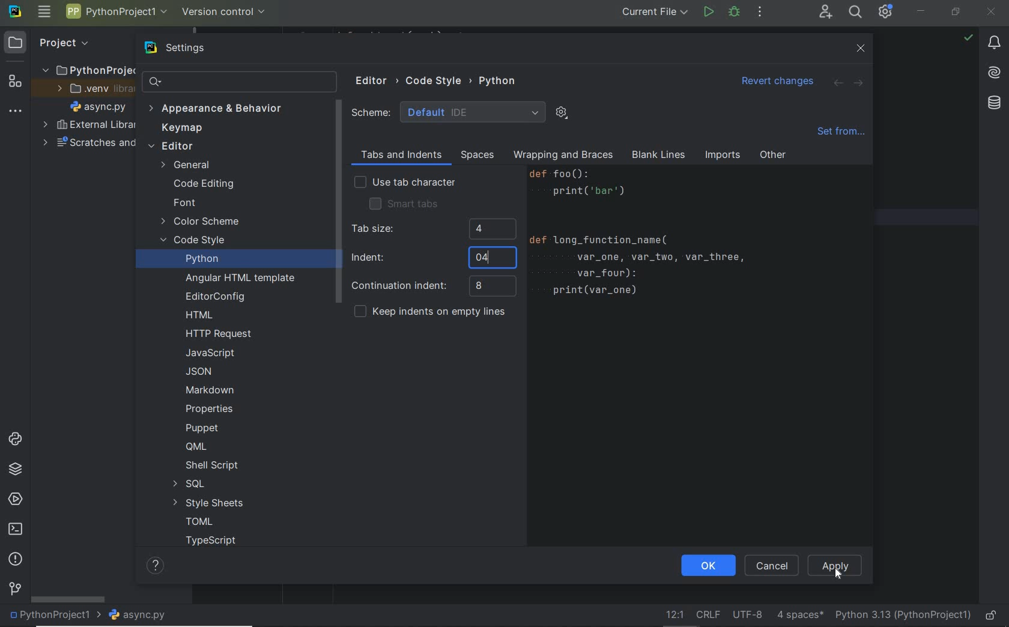 This screenshot has height=627, width=1009. Describe the element at coordinates (85, 70) in the screenshot. I see `Project folder` at that location.